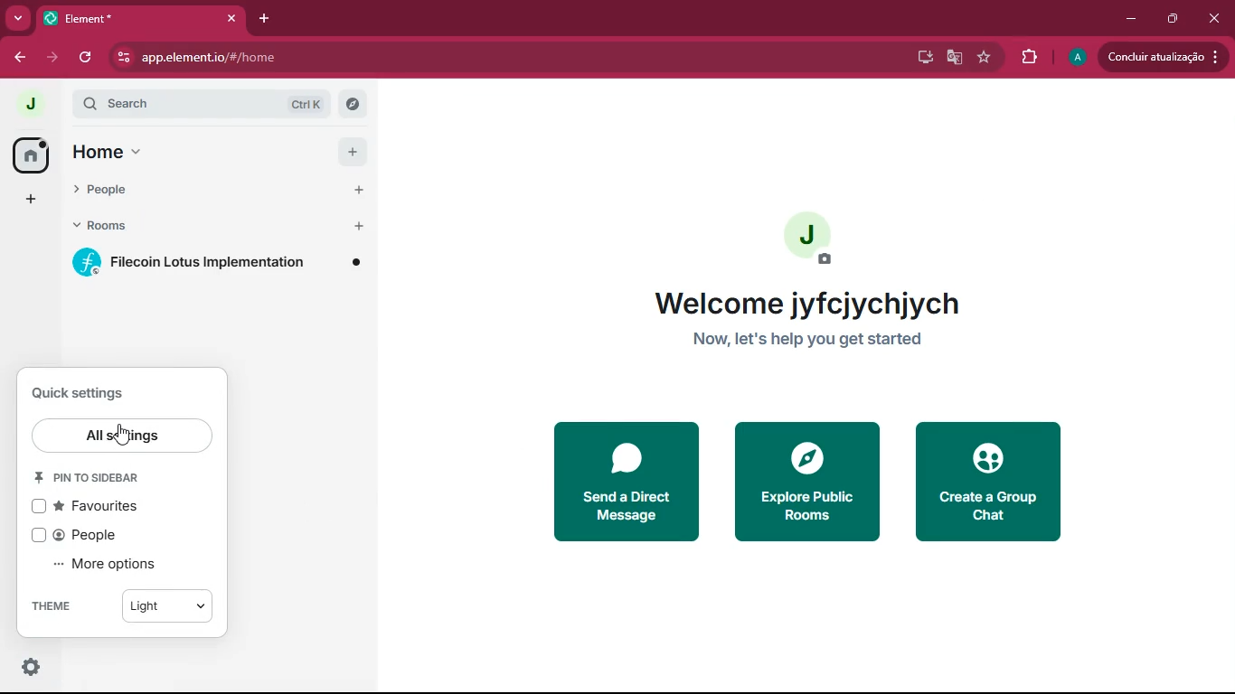 The width and height of the screenshot is (1235, 694). Describe the element at coordinates (143, 19) in the screenshot. I see `element tab` at that location.